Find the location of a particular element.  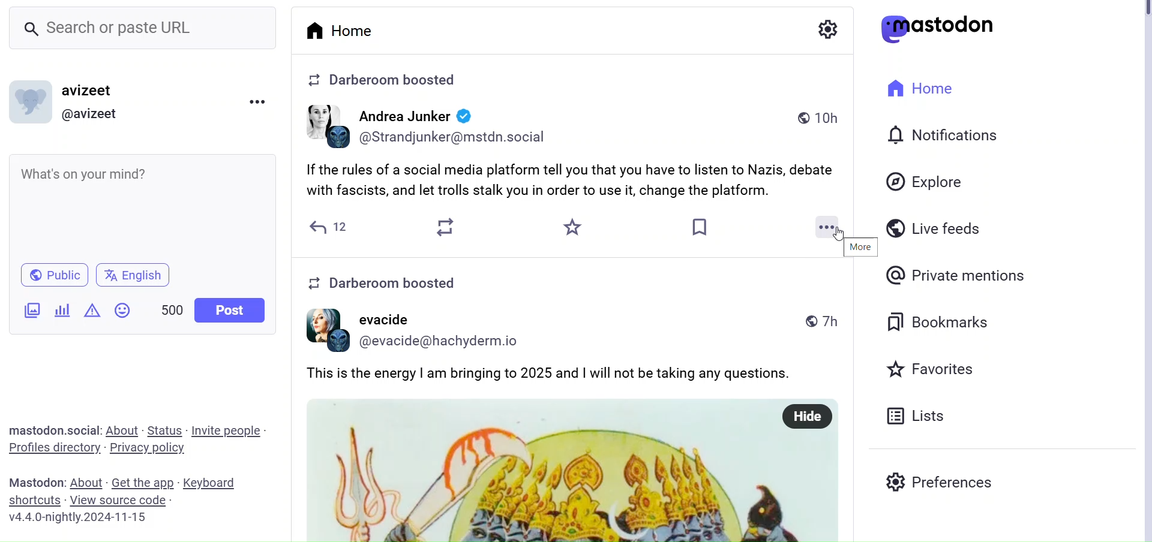

Ad Image is located at coordinates (32, 311).